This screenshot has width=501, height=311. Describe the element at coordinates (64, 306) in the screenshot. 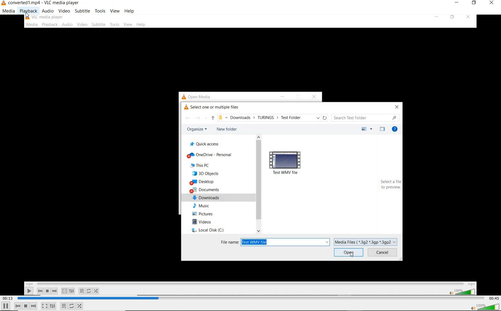

I see `toggle playlist` at that location.